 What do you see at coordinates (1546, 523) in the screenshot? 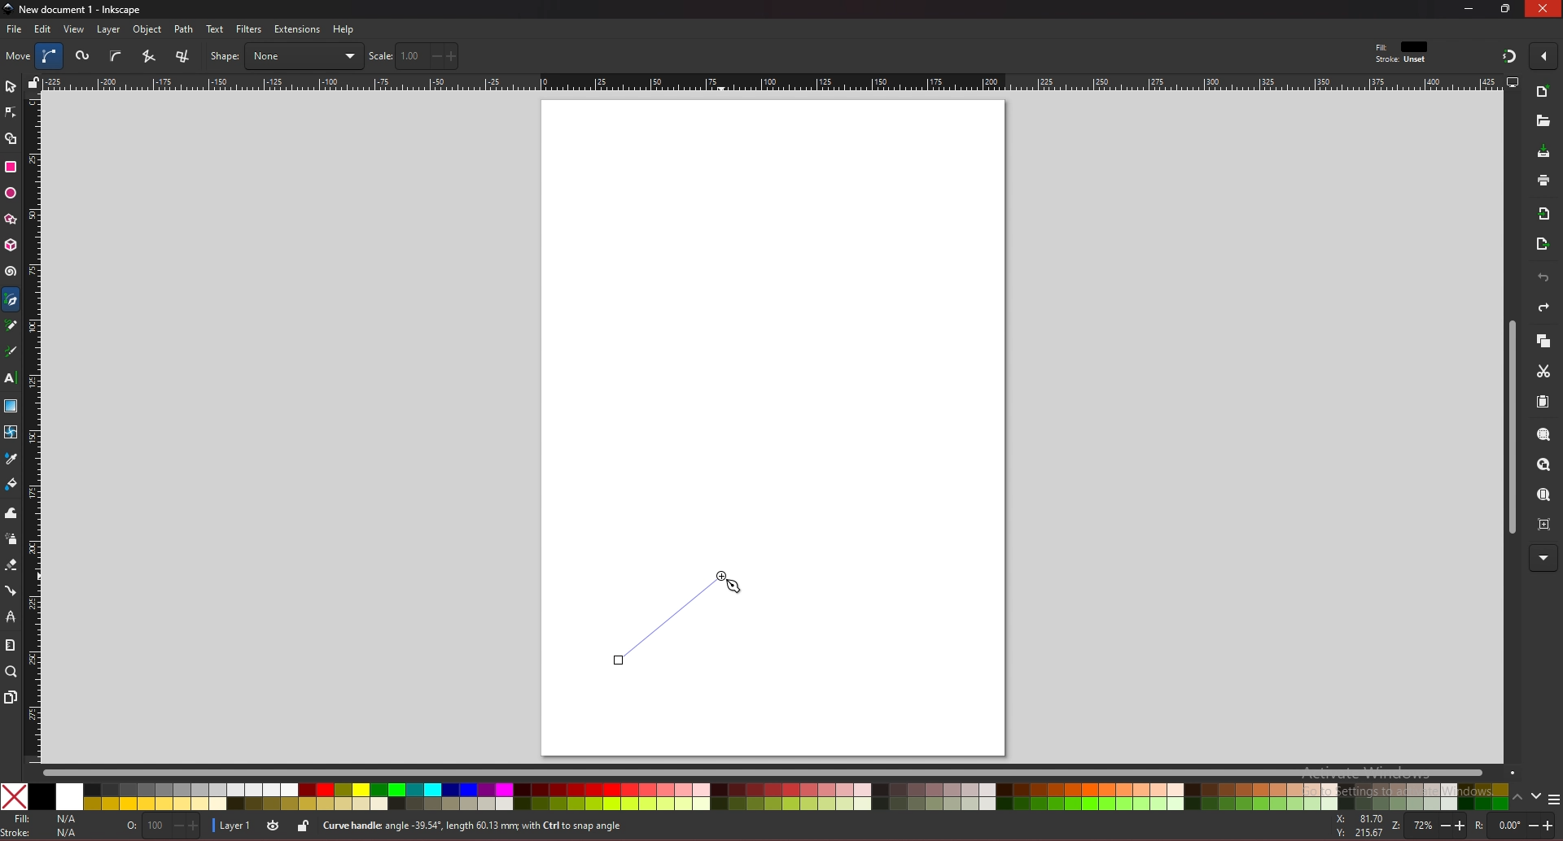
I see `zoom centre page` at bounding box center [1546, 523].